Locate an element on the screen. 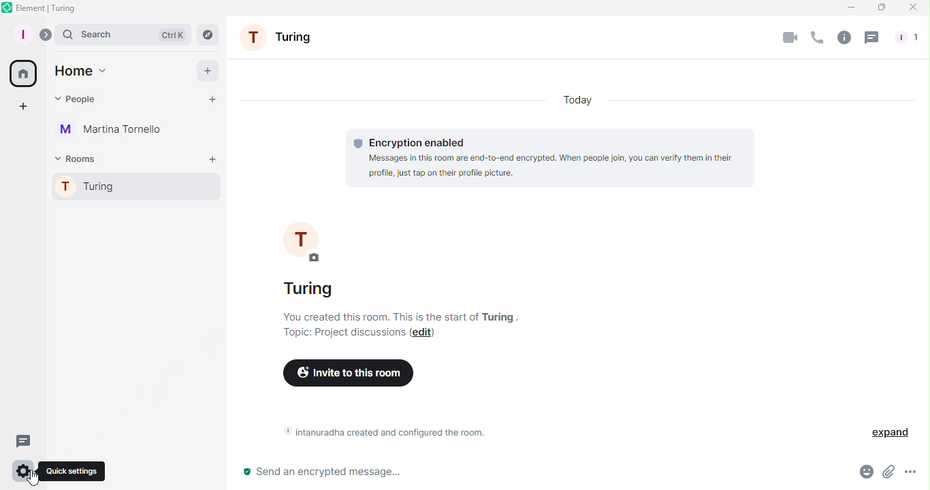  More options is located at coordinates (912, 474).